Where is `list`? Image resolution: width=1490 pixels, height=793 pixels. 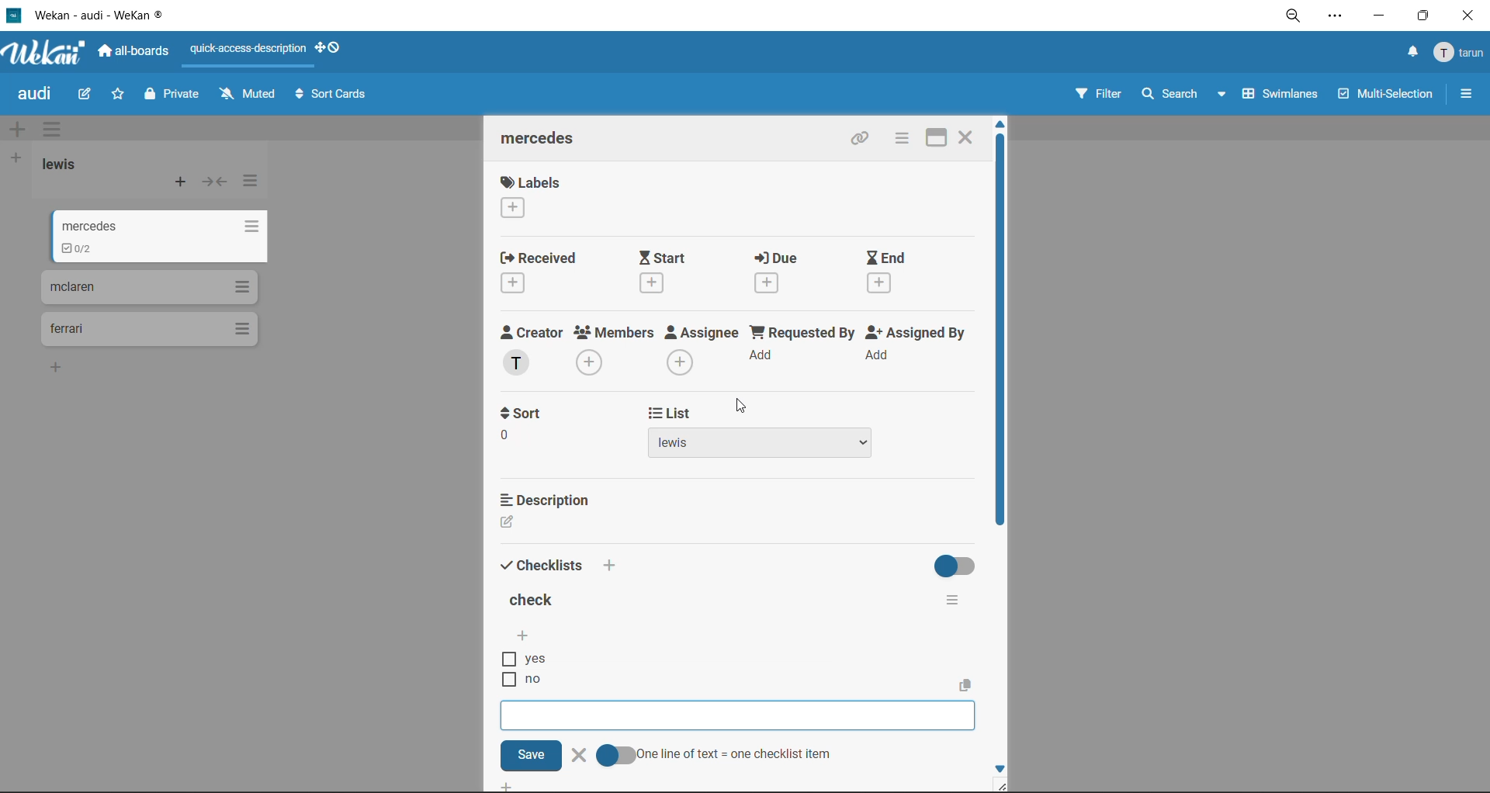
list is located at coordinates (667, 414).